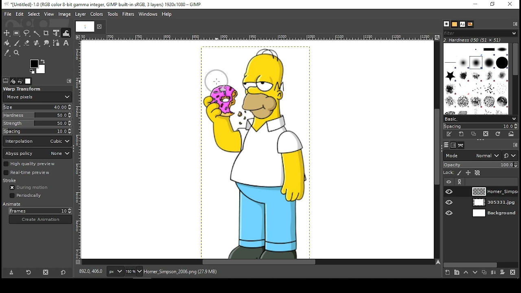 This screenshot has width=521, height=293. What do you see at coordinates (486, 134) in the screenshot?
I see `delete brush` at bounding box center [486, 134].